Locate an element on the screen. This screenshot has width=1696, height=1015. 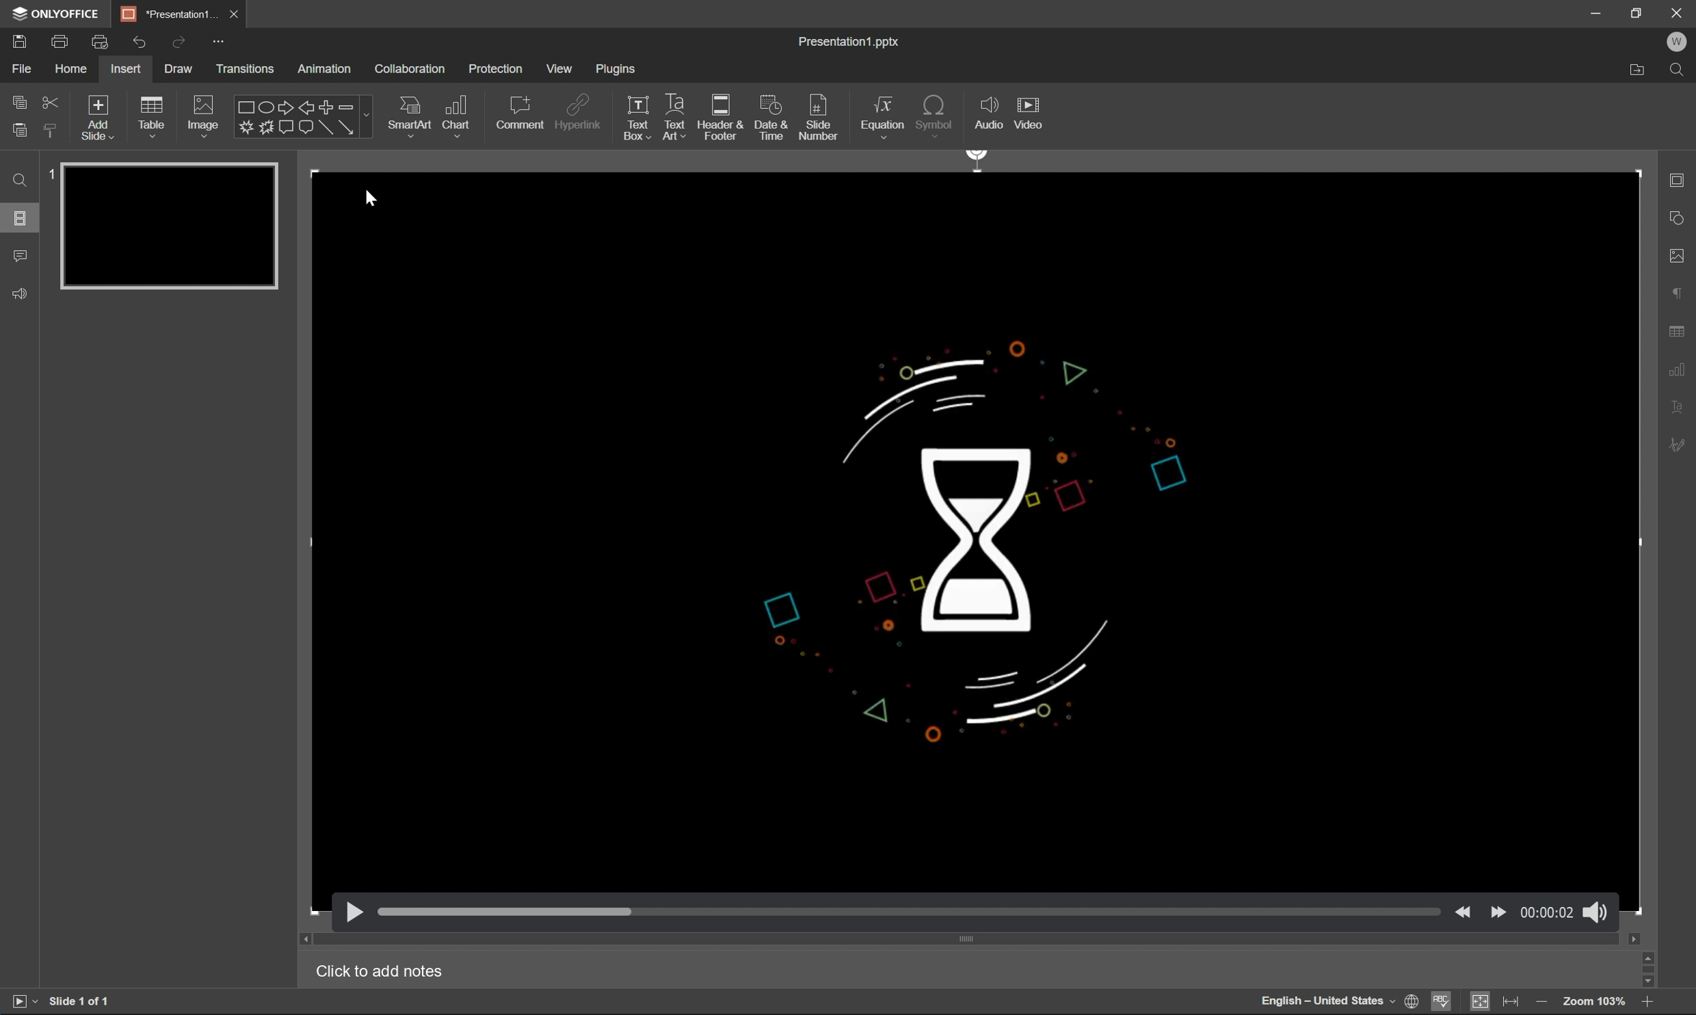
add slide is located at coordinates (98, 116).